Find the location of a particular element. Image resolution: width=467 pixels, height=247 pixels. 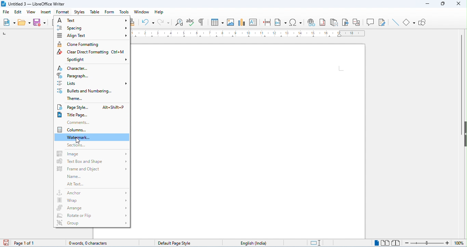

insert comment is located at coordinates (371, 22).